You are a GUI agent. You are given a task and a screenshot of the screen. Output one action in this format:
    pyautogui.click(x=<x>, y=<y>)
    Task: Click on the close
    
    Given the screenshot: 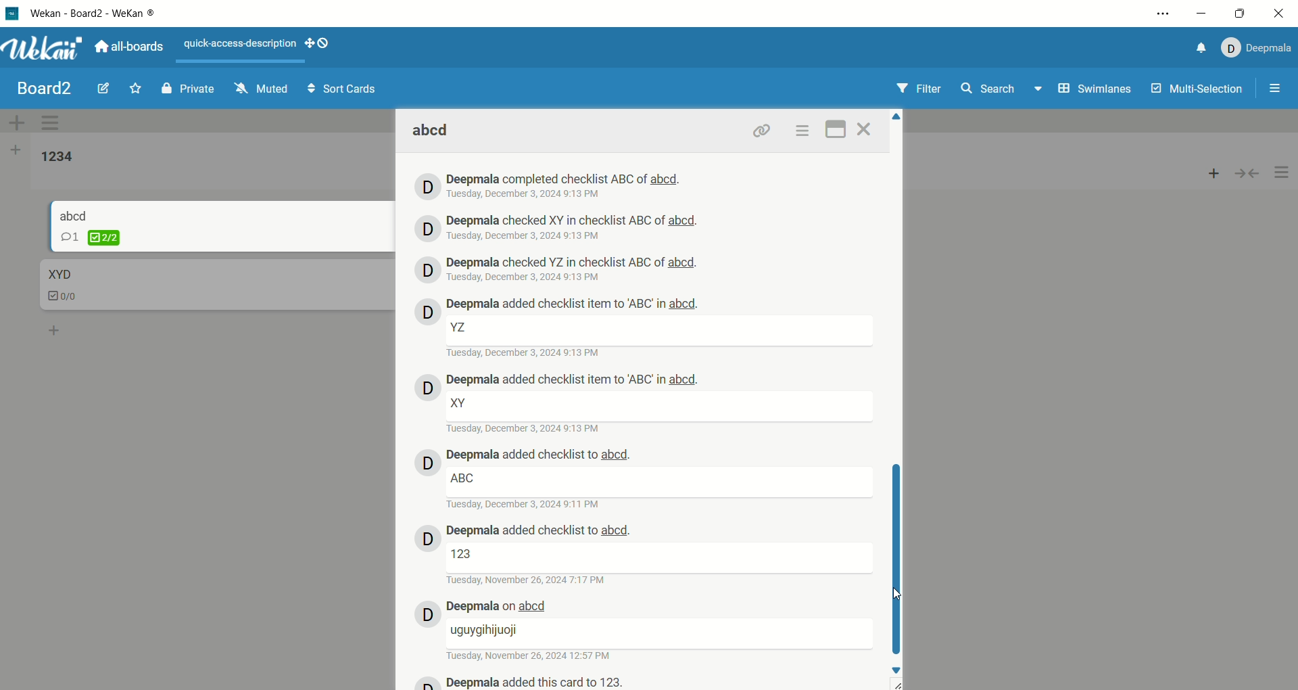 What is the action you would take?
    pyautogui.click(x=1277, y=16)
    